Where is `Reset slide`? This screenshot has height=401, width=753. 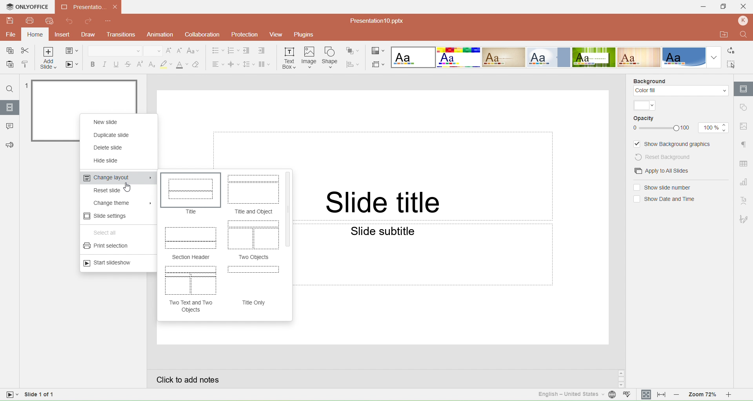 Reset slide is located at coordinates (113, 191).